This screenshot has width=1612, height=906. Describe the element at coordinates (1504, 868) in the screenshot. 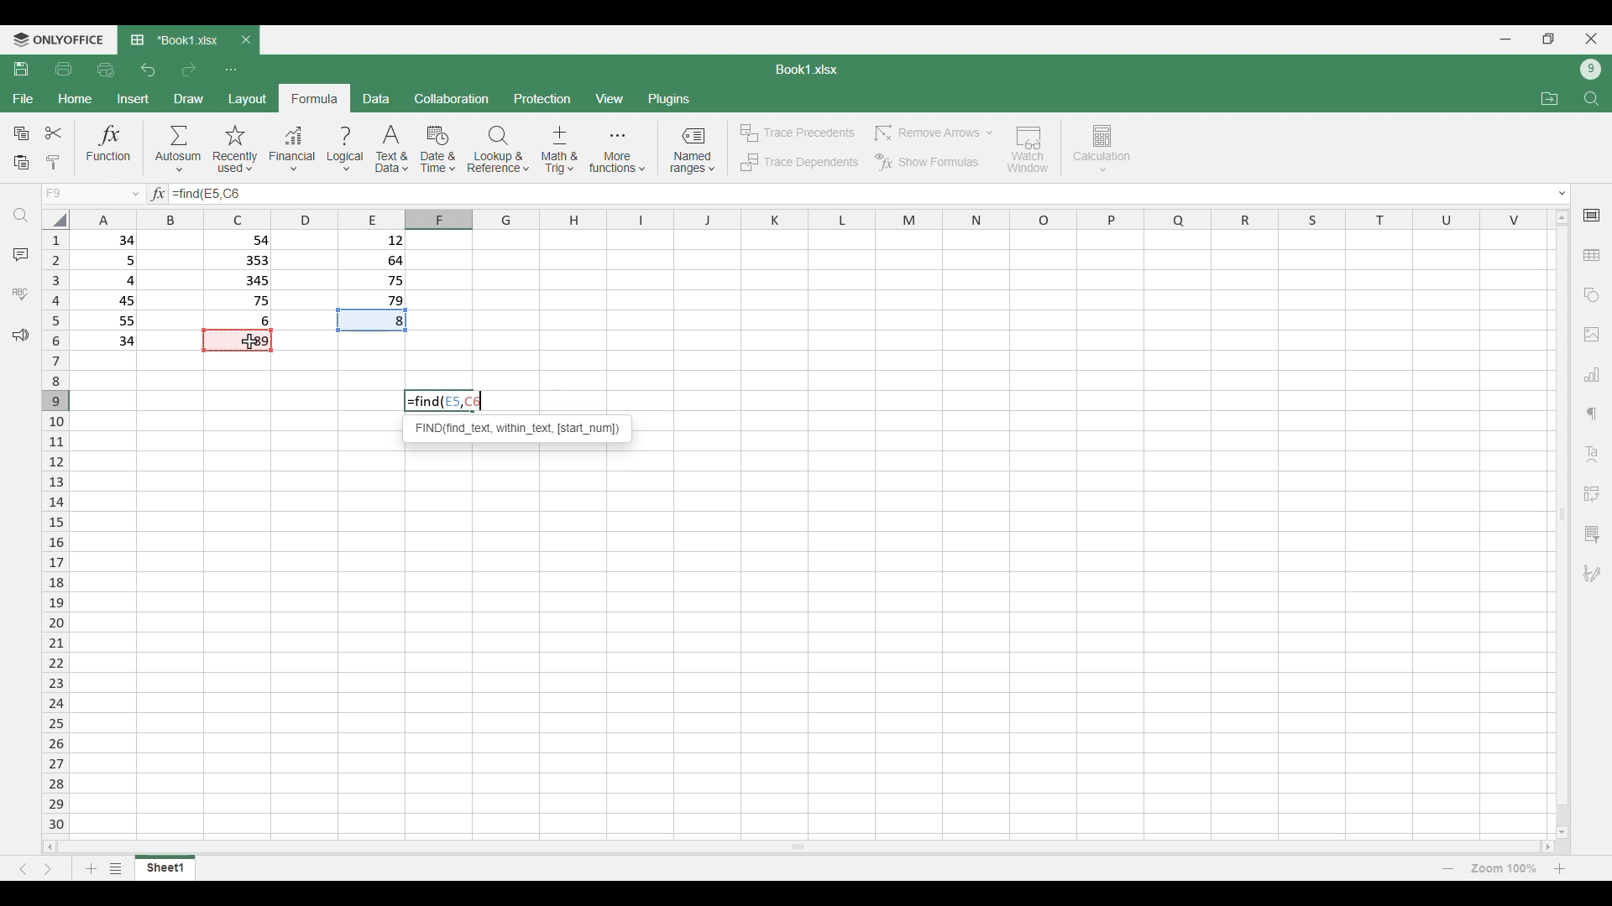

I see `Current zoom factor` at that location.